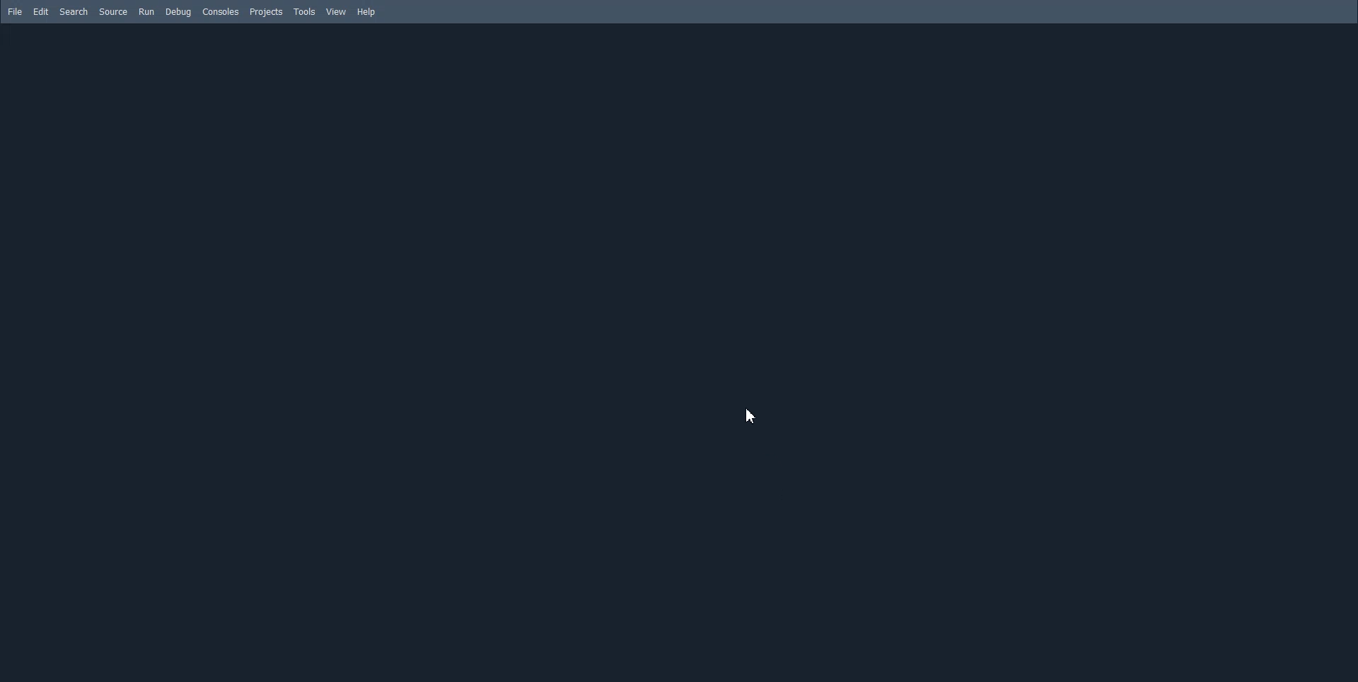 This screenshot has width=1358, height=682. Describe the element at coordinates (74, 11) in the screenshot. I see `Search` at that location.